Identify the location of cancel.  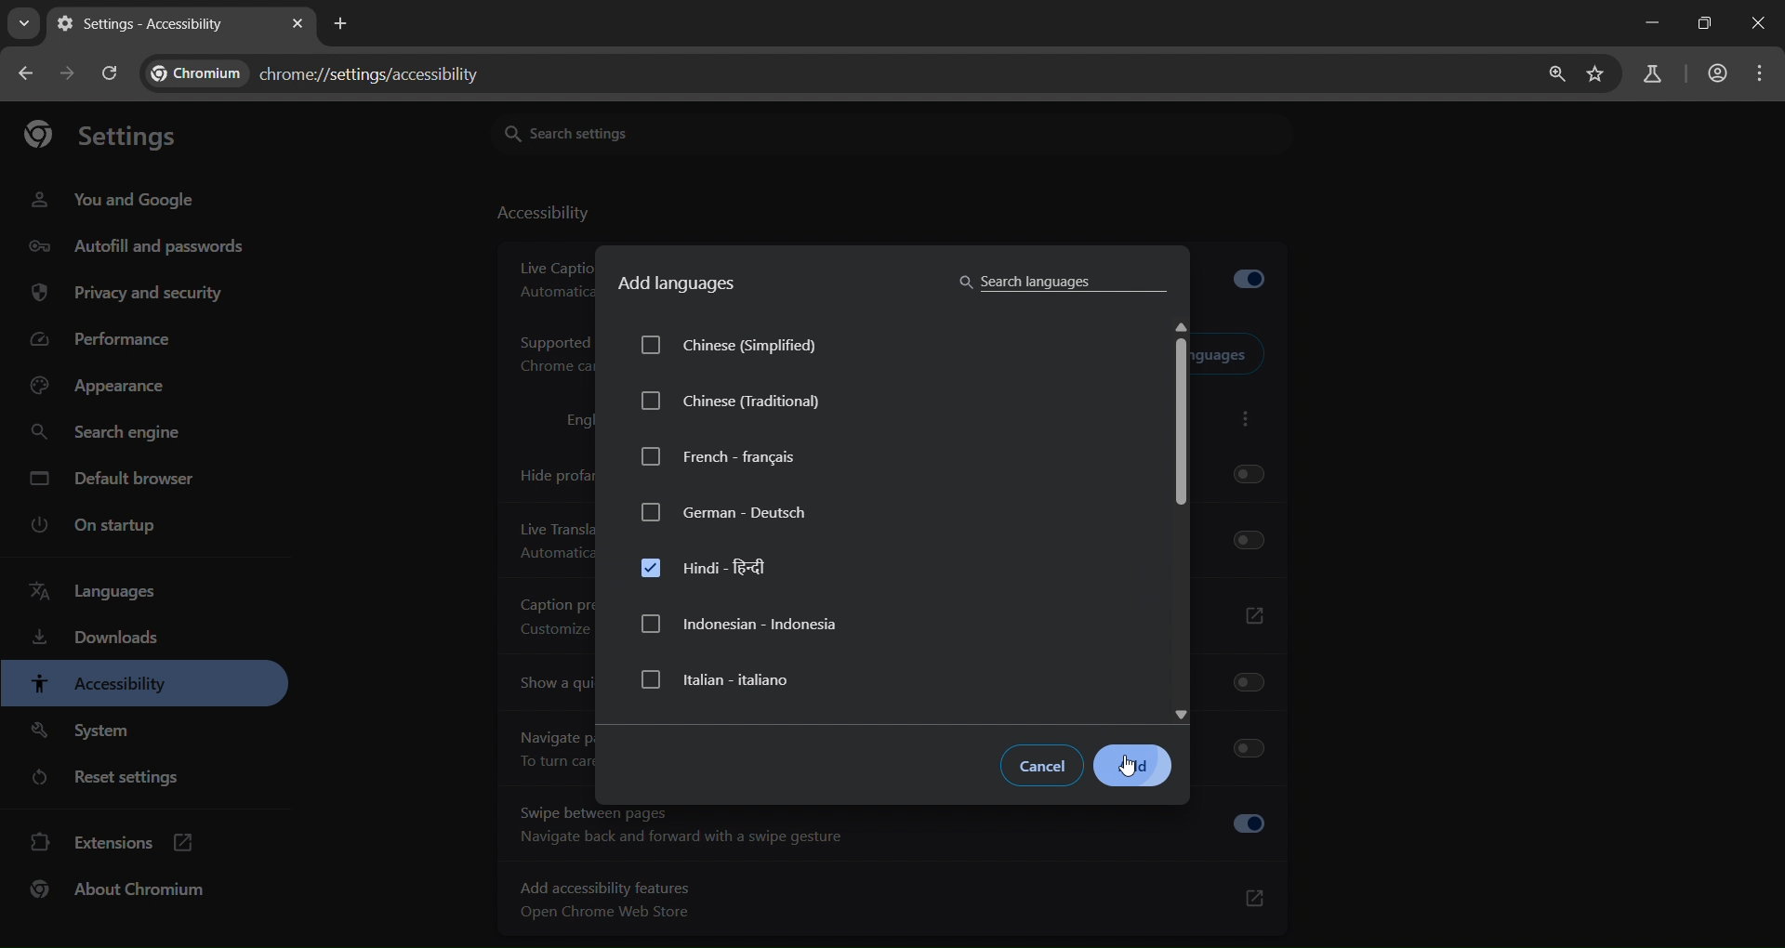
(1045, 767).